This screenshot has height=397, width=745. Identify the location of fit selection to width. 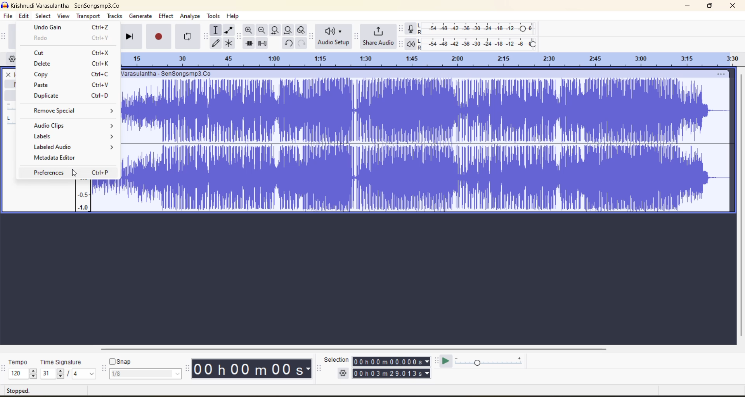
(274, 30).